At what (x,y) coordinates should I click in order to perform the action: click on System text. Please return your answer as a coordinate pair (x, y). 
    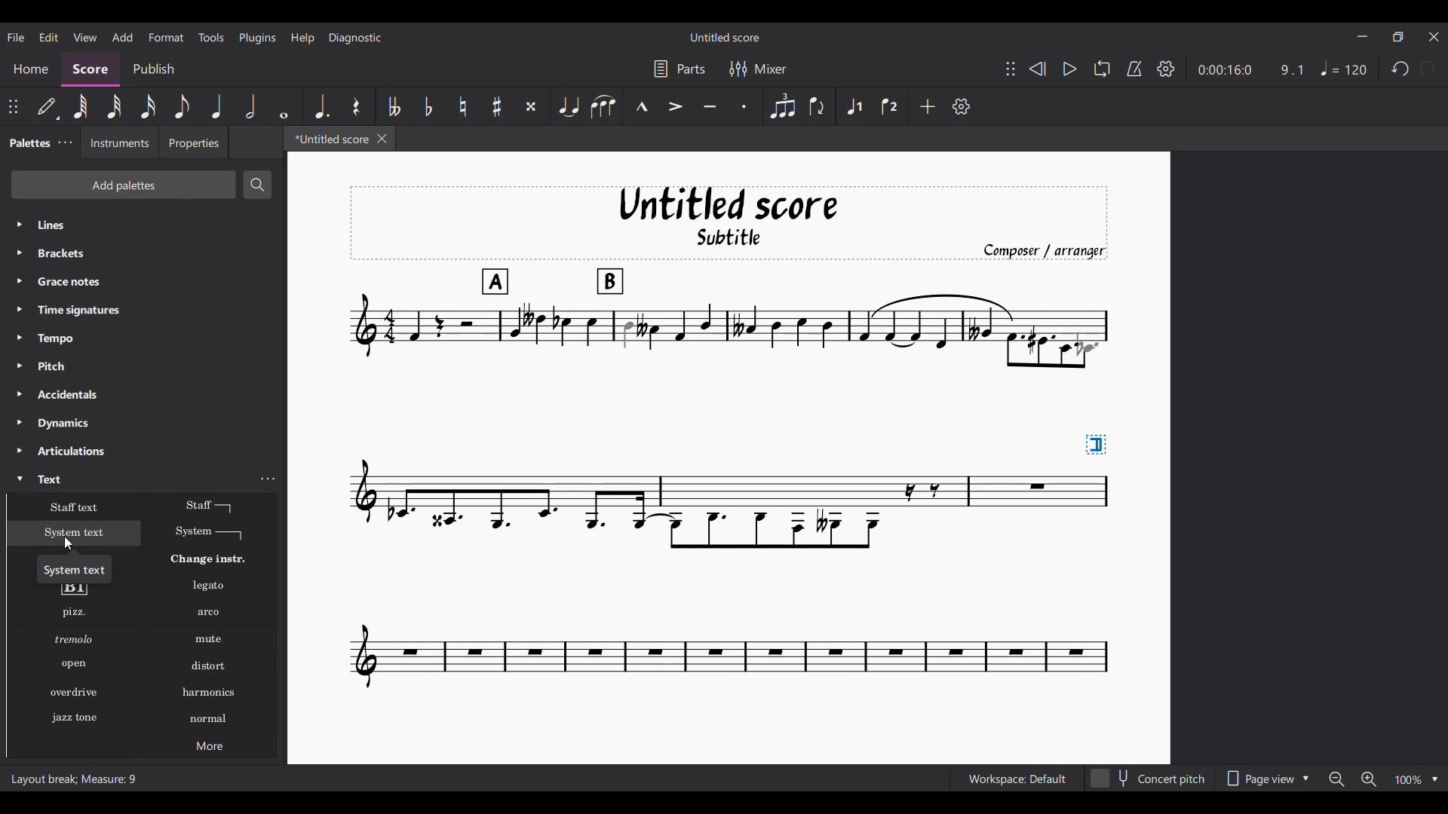
    Looking at the image, I should click on (75, 568).